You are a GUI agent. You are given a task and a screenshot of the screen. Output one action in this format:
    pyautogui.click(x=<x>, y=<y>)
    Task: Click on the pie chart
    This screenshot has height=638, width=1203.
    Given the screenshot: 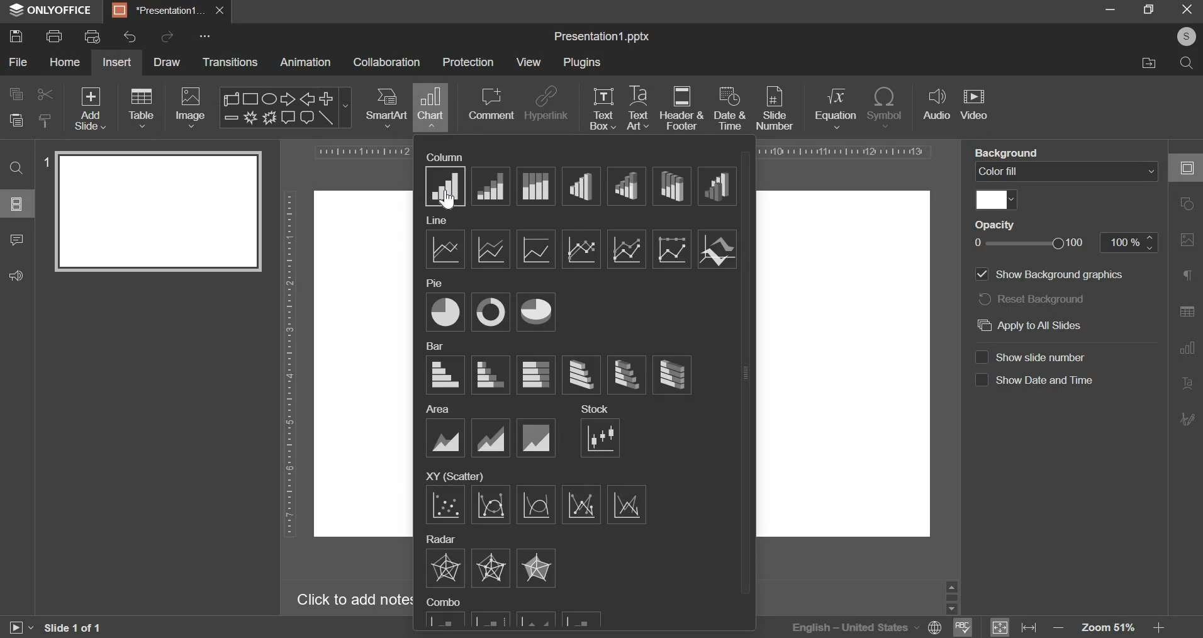 What is the action you would take?
    pyautogui.click(x=490, y=311)
    